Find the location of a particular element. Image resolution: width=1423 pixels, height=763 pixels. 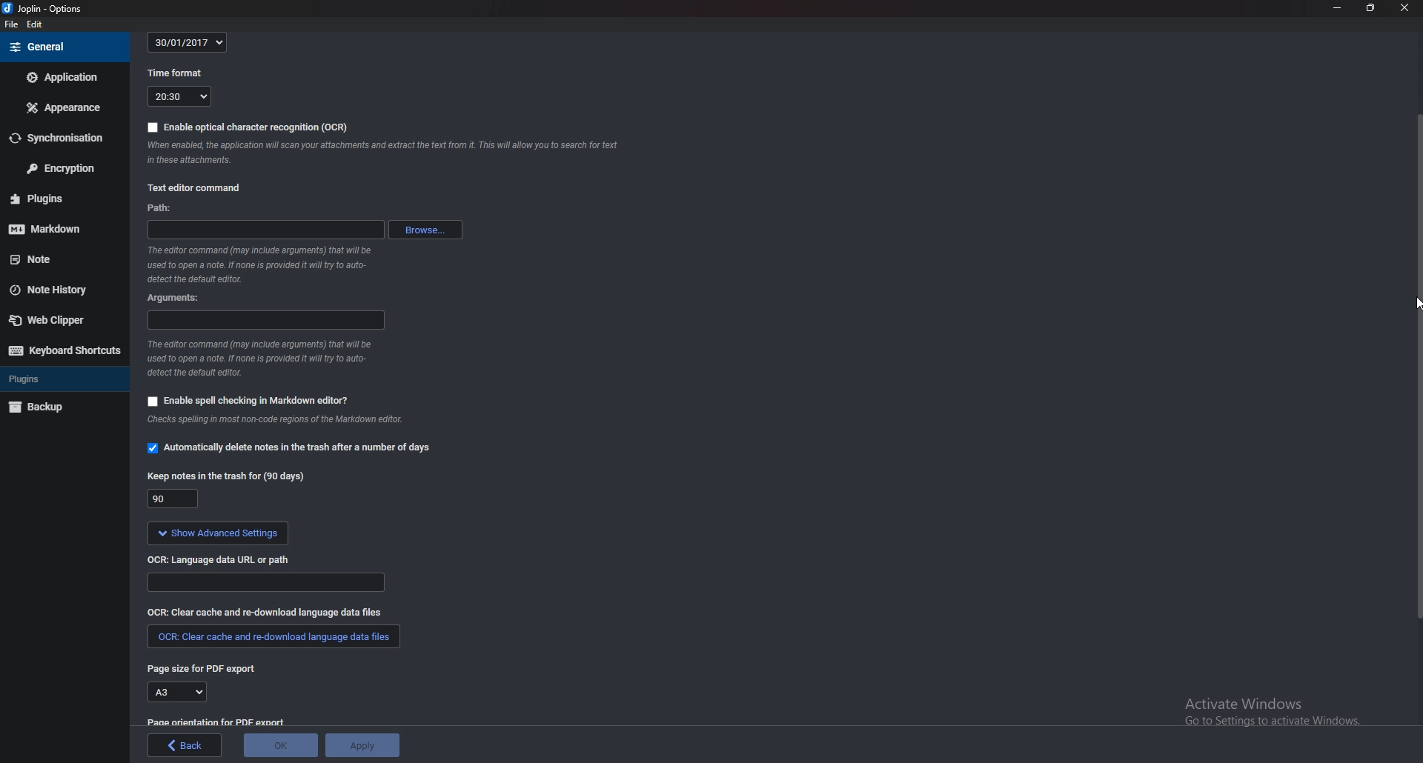

Appearance is located at coordinates (61, 109).